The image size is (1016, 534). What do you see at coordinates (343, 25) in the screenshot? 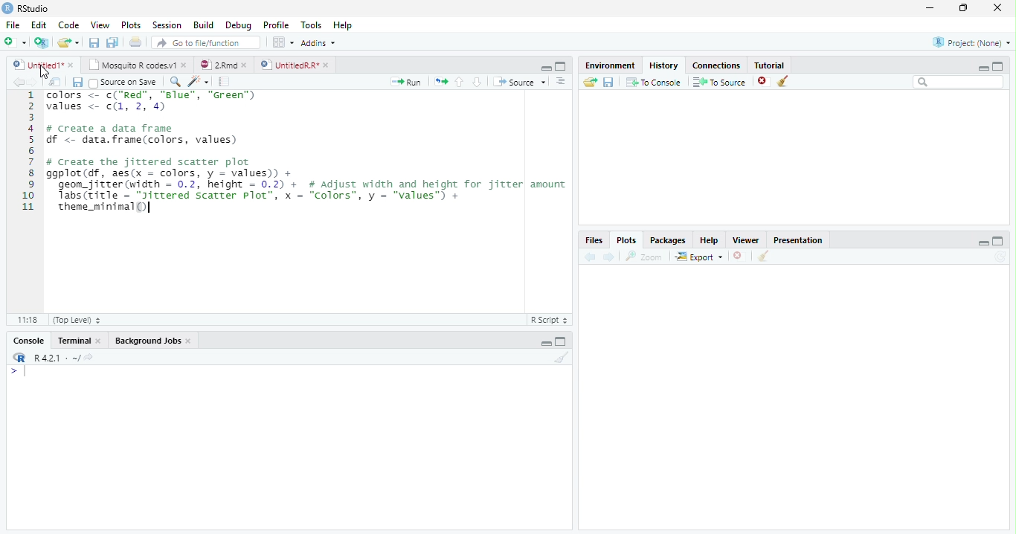
I see `Help` at bounding box center [343, 25].